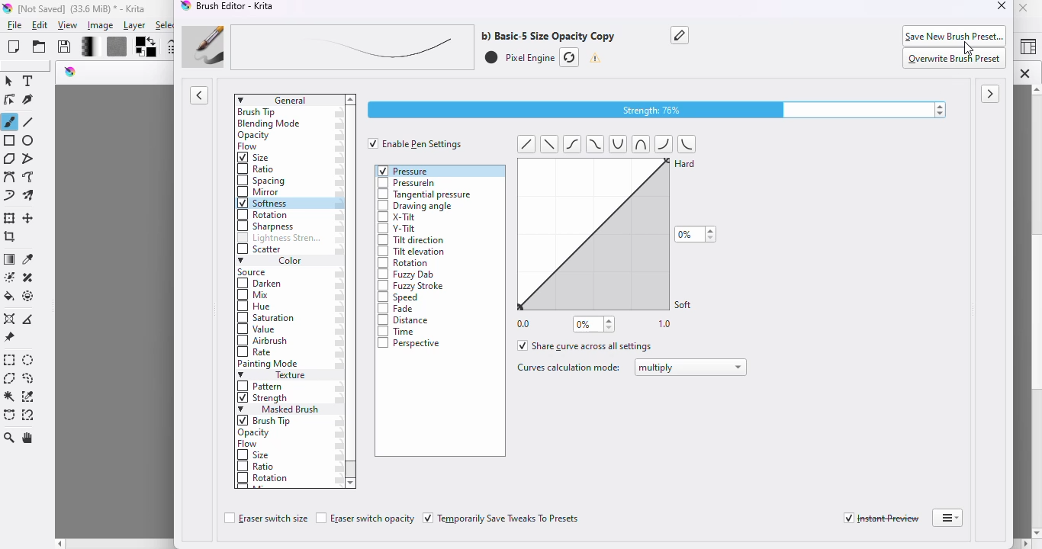  What do you see at coordinates (10, 415) in the screenshot?
I see `bezier curve selection tool` at bounding box center [10, 415].